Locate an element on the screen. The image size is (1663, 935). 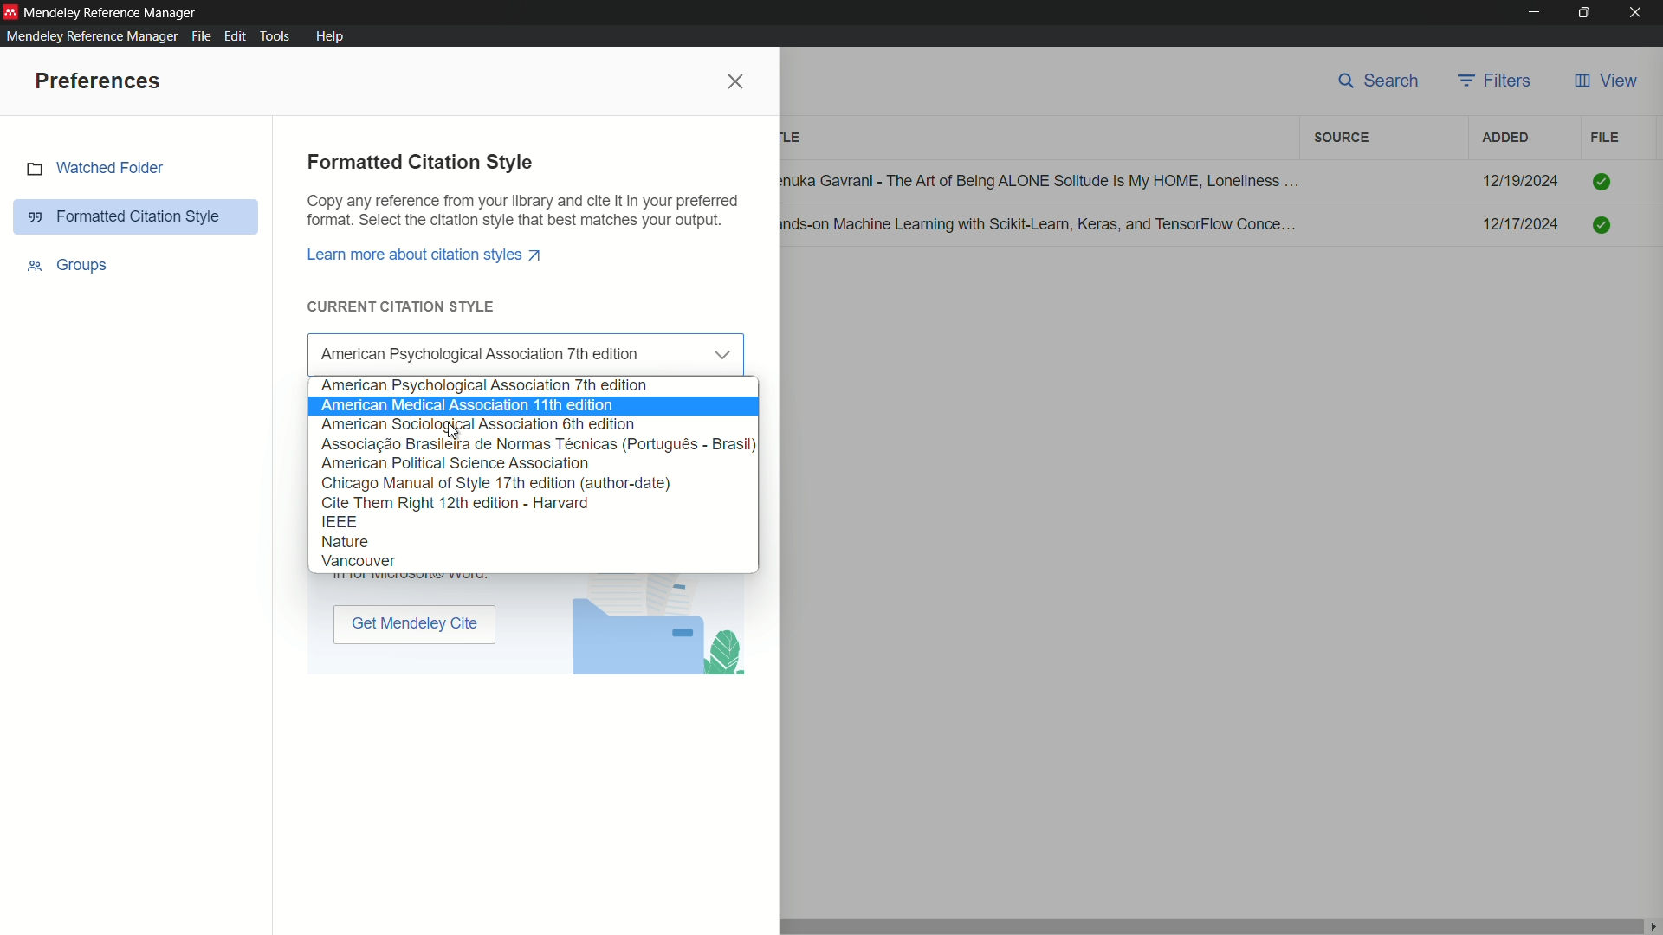
American Psychological Association 7th edition is located at coordinates (534, 387).